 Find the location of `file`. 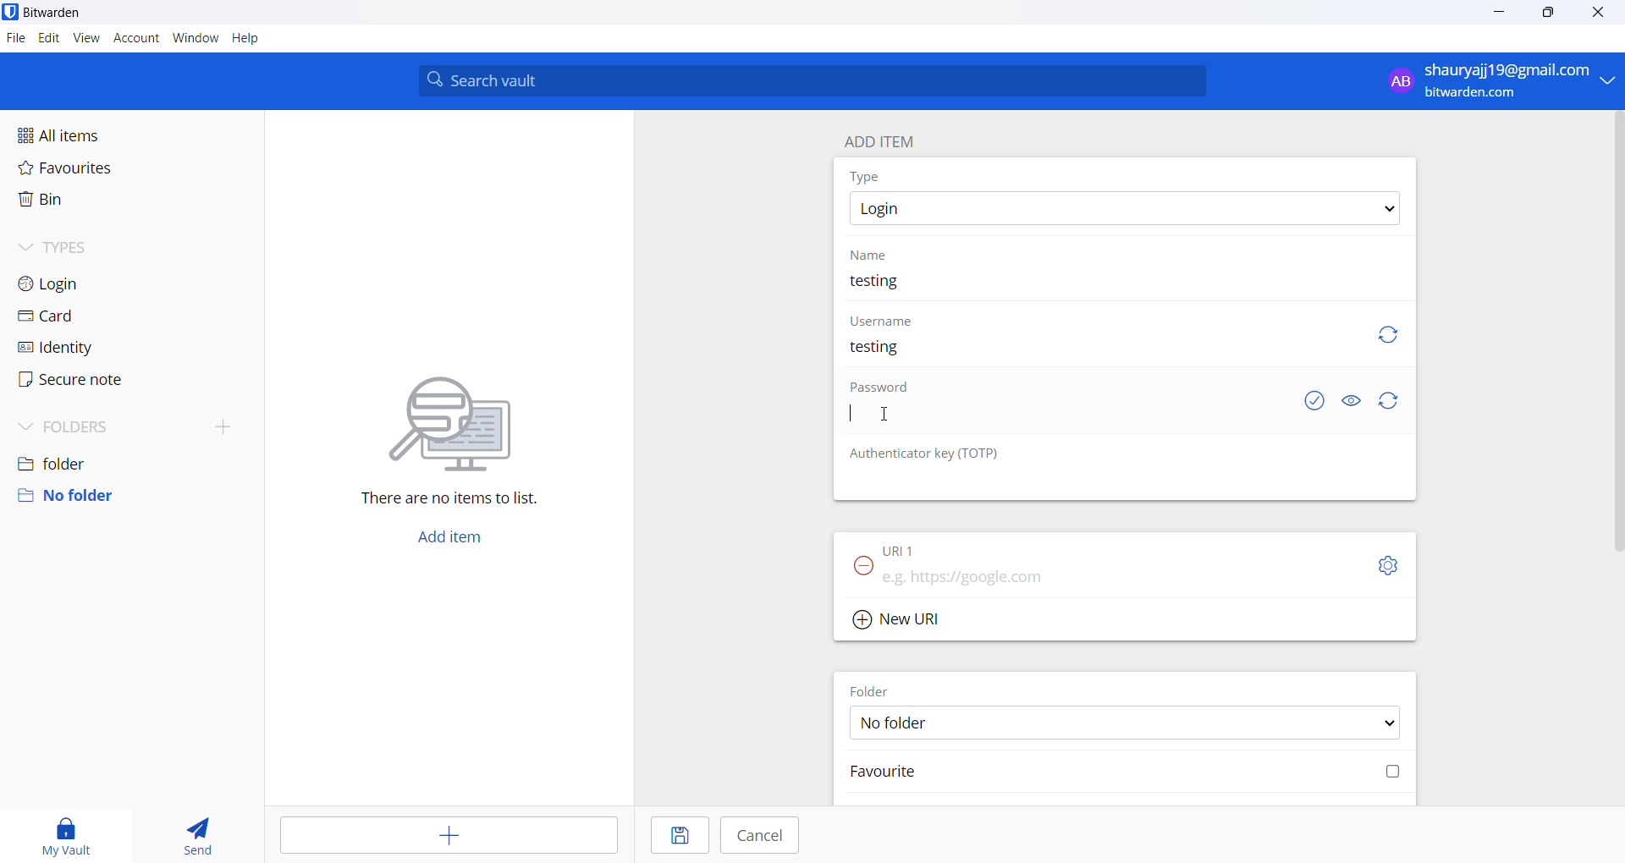

file is located at coordinates (14, 40).